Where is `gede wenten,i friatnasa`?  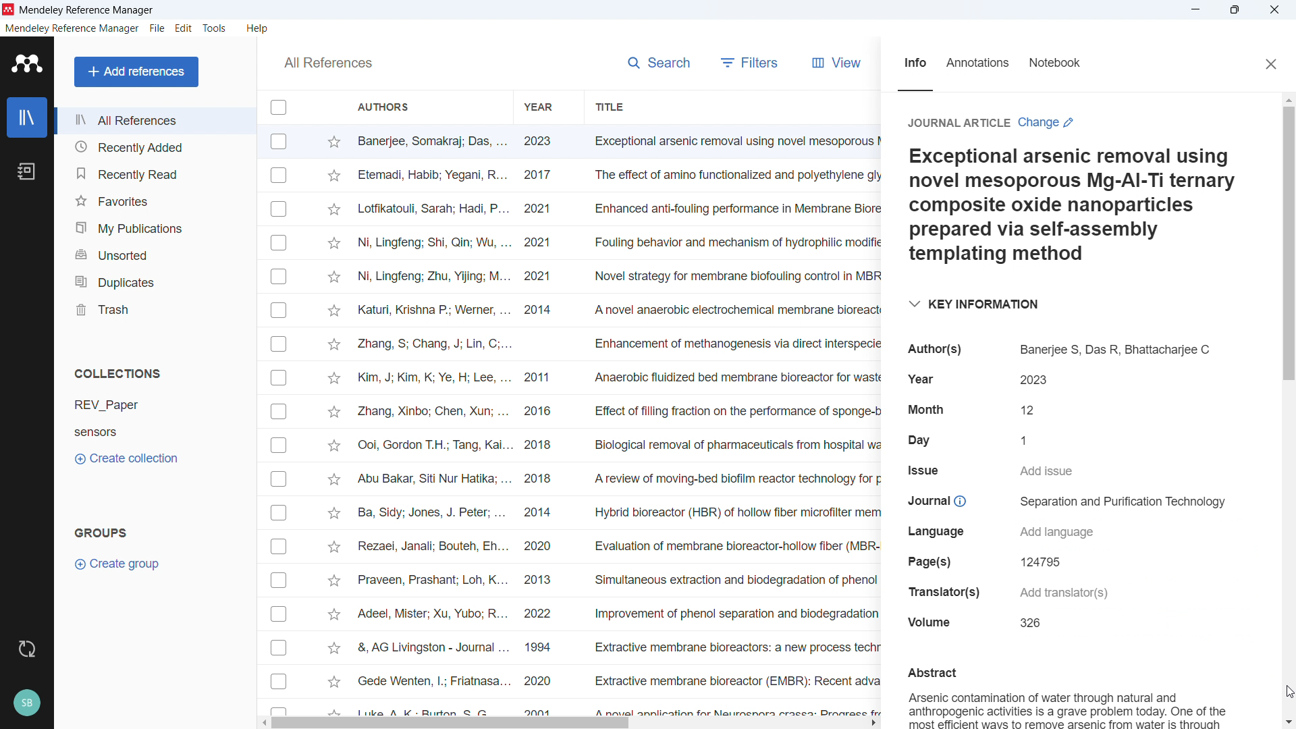
gede wenten,i friatnasa is located at coordinates (427, 677).